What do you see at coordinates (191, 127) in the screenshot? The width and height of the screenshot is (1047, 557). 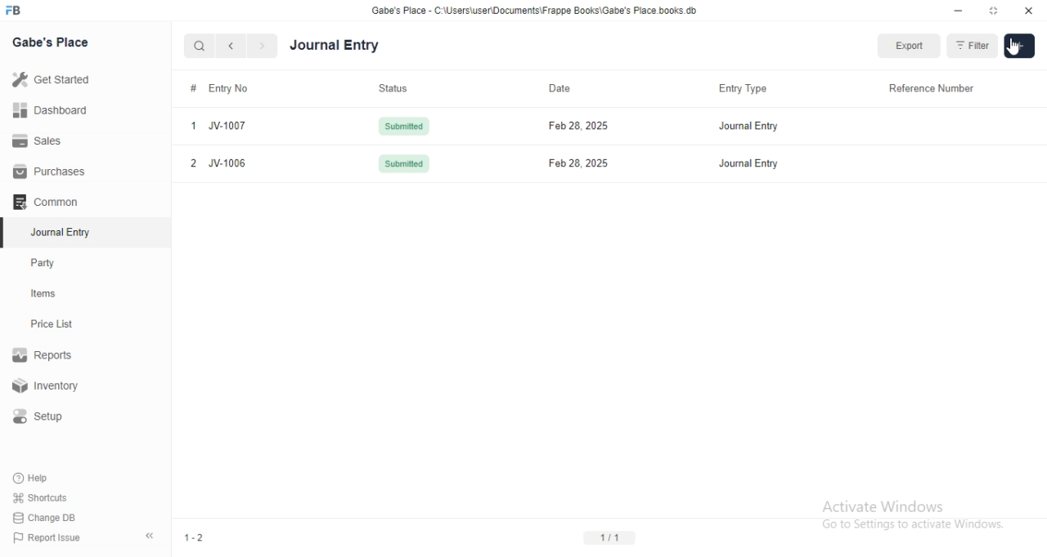 I see `1` at bounding box center [191, 127].